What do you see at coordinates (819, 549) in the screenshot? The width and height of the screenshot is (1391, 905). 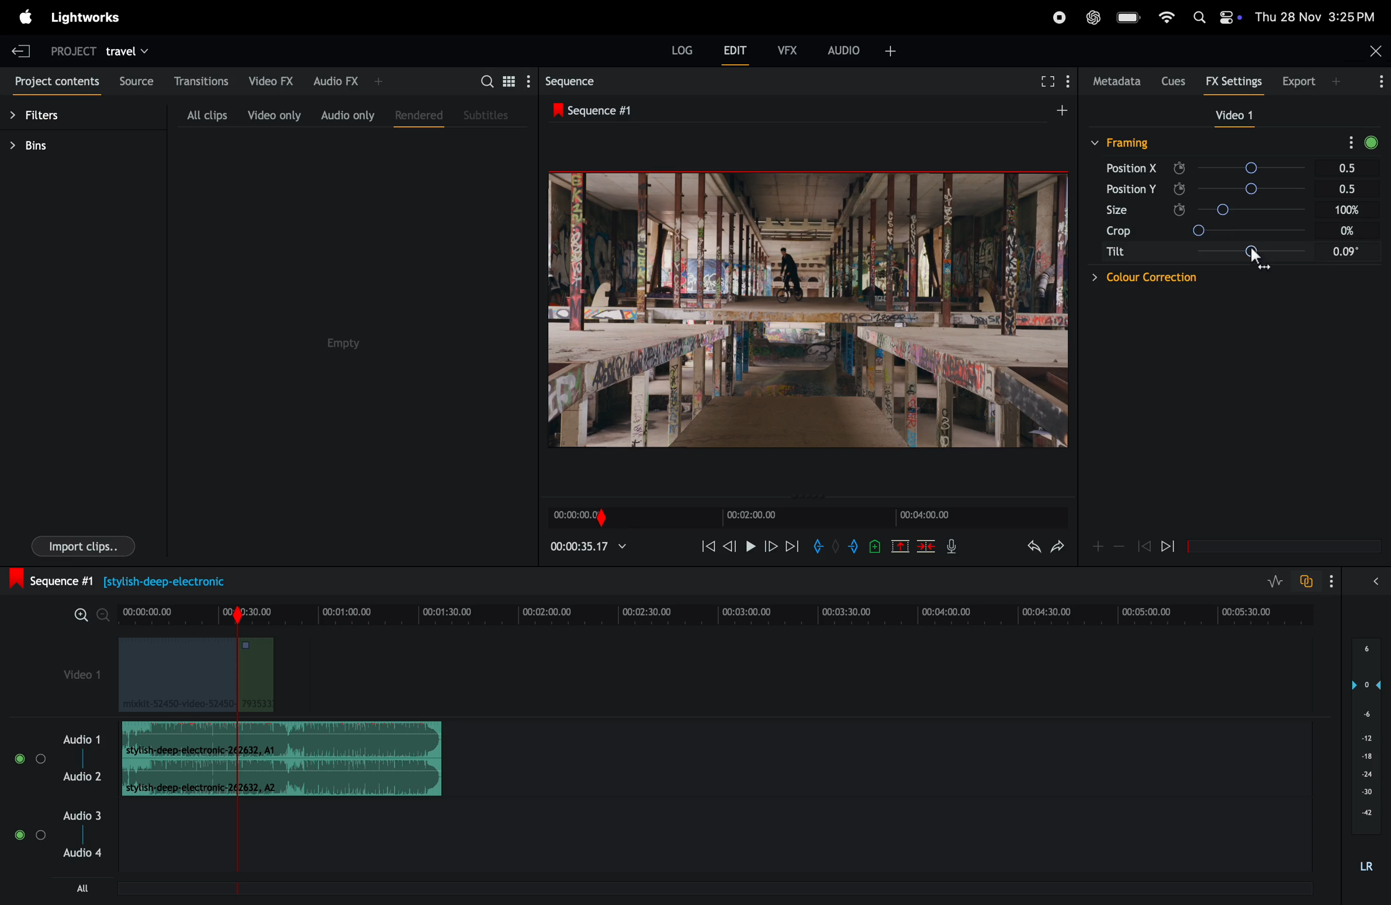 I see `add in mark` at bounding box center [819, 549].